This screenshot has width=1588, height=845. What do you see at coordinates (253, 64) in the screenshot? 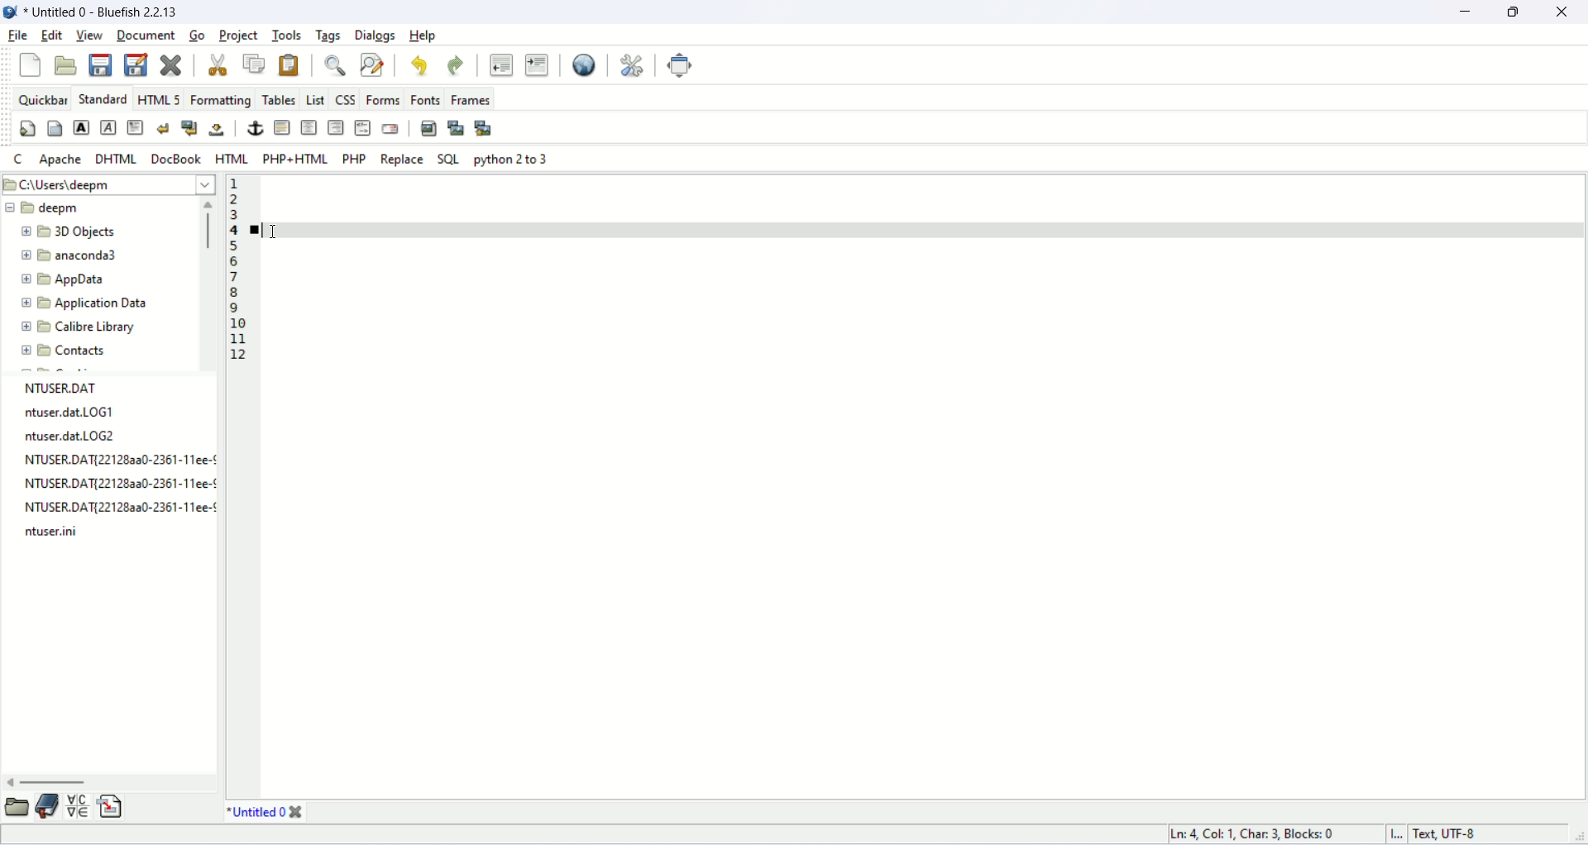
I see `copy` at bounding box center [253, 64].